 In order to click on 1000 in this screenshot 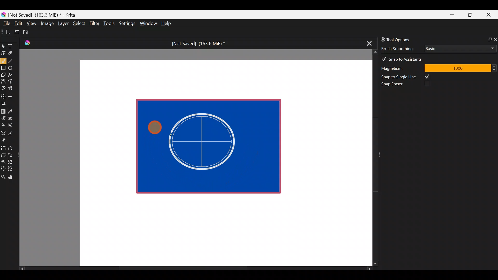, I will do `click(457, 68)`.